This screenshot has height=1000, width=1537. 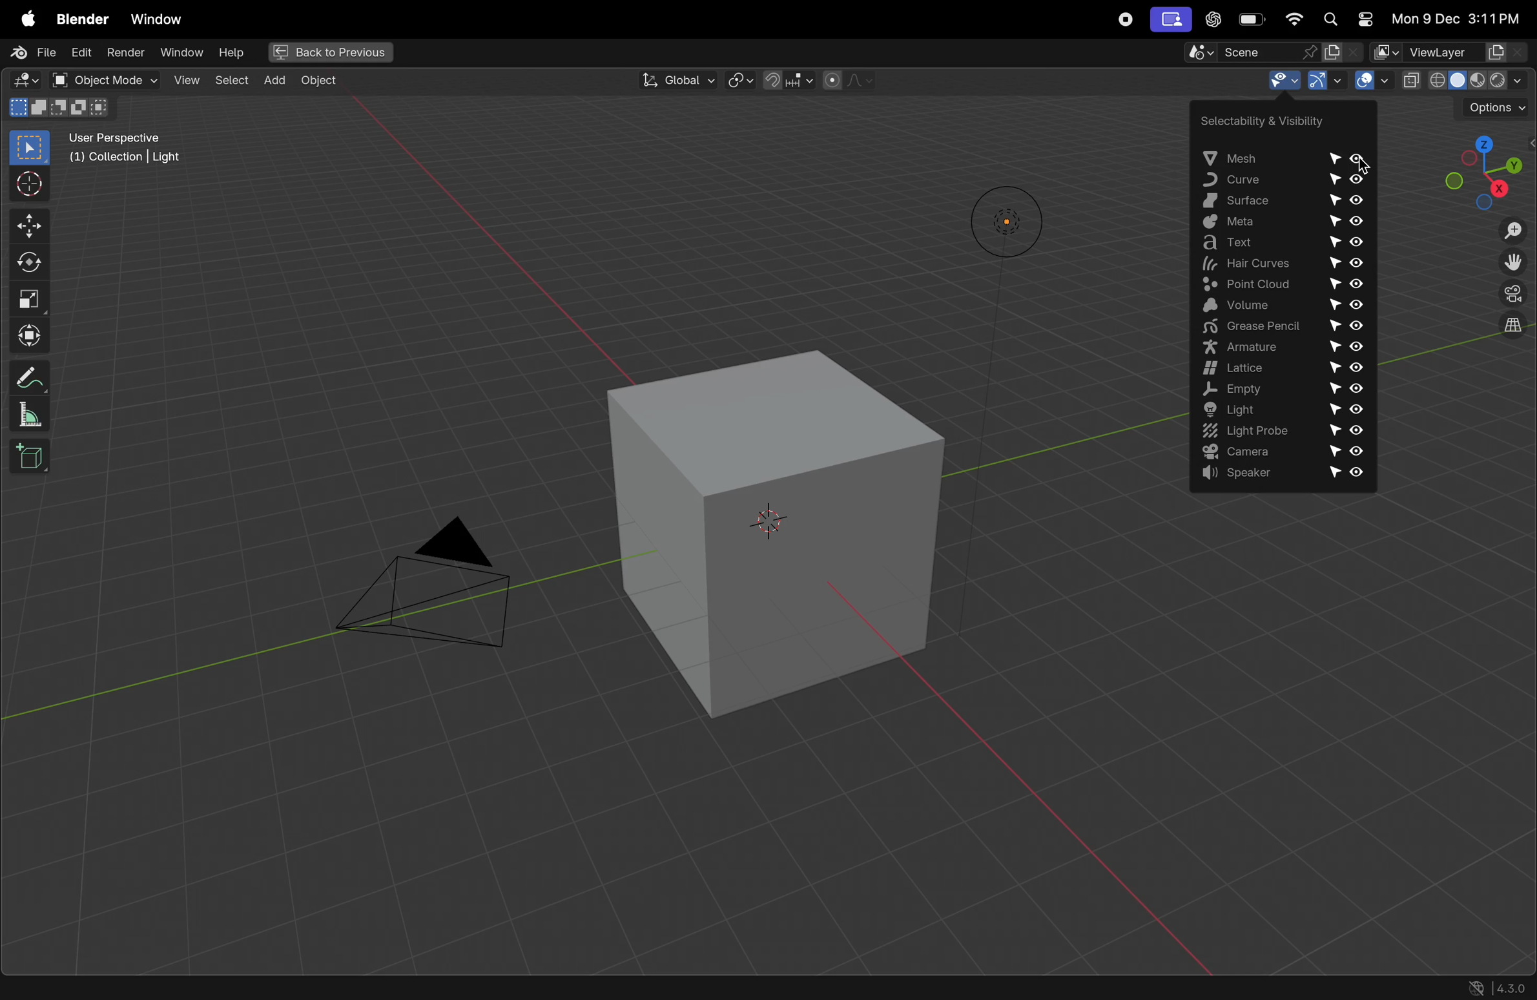 What do you see at coordinates (80, 52) in the screenshot?
I see `edit` at bounding box center [80, 52].